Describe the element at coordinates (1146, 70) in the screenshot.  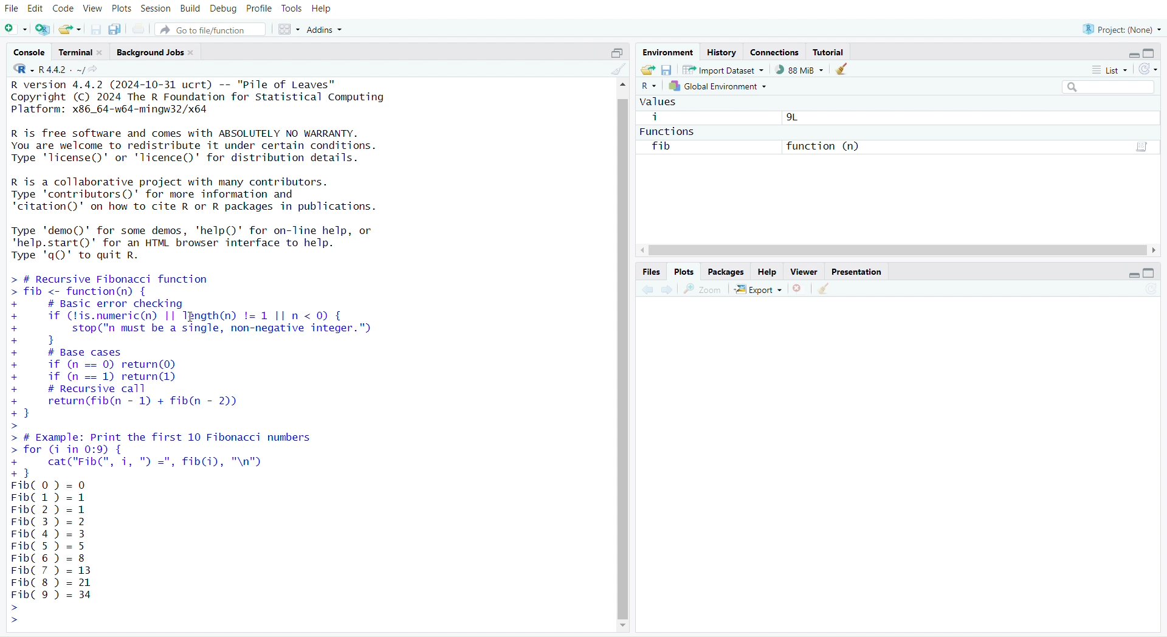
I see `refresh list` at that location.